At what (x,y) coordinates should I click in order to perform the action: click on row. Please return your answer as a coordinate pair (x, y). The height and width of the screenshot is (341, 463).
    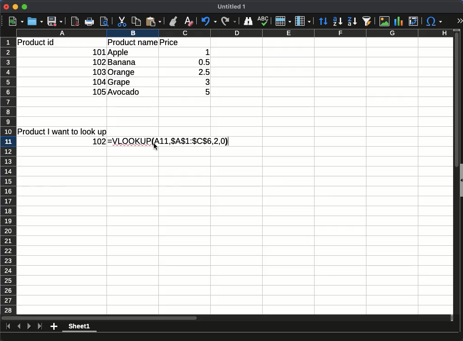
    Looking at the image, I should click on (8, 176).